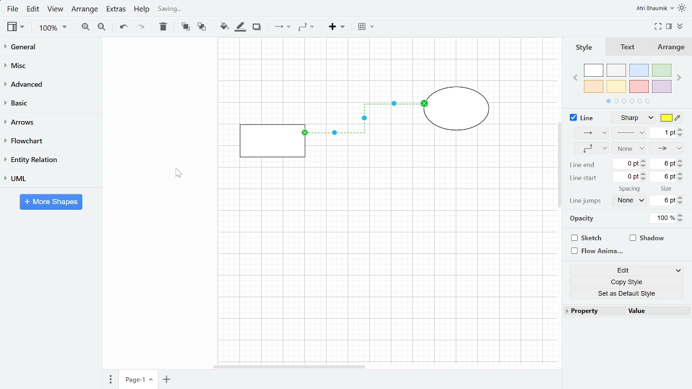 The height and width of the screenshot is (389, 692). I want to click on Current page, so click(137, 380).